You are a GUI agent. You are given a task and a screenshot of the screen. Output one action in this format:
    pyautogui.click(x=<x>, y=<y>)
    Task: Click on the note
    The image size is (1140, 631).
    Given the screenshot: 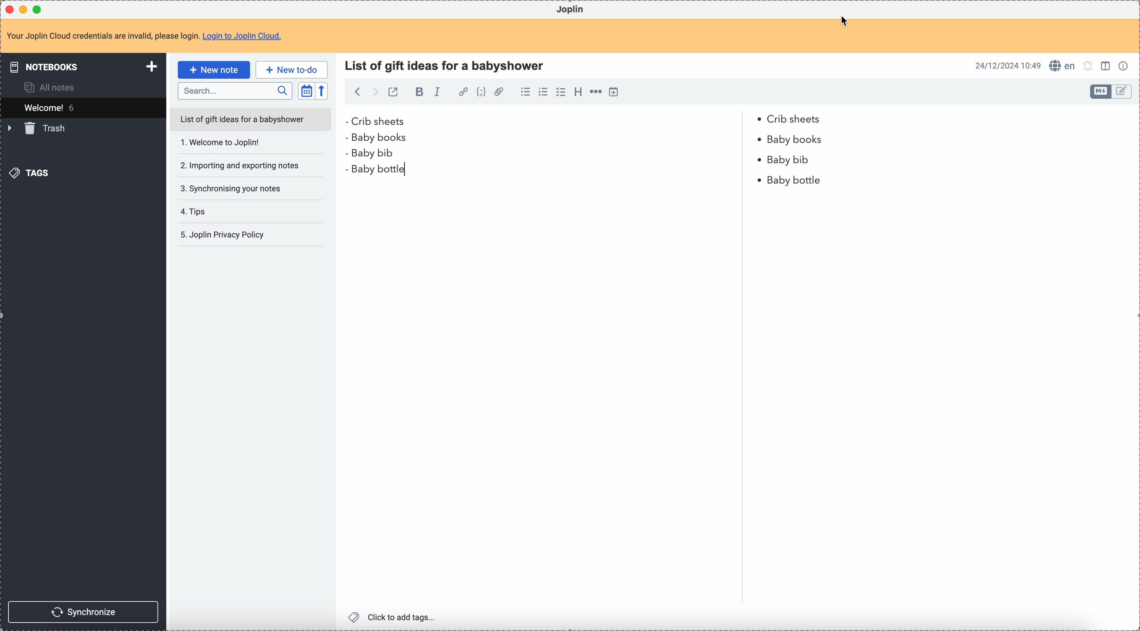 What is the action you would take?
    pyautogui.click(x=144, y=36)
    